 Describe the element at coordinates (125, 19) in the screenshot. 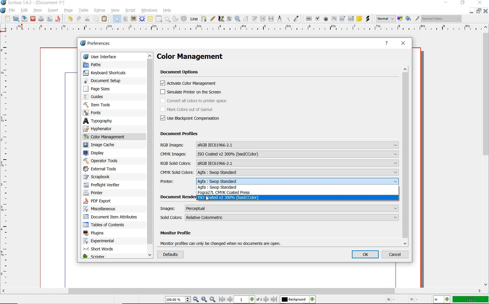

I see `text frame` at that location.